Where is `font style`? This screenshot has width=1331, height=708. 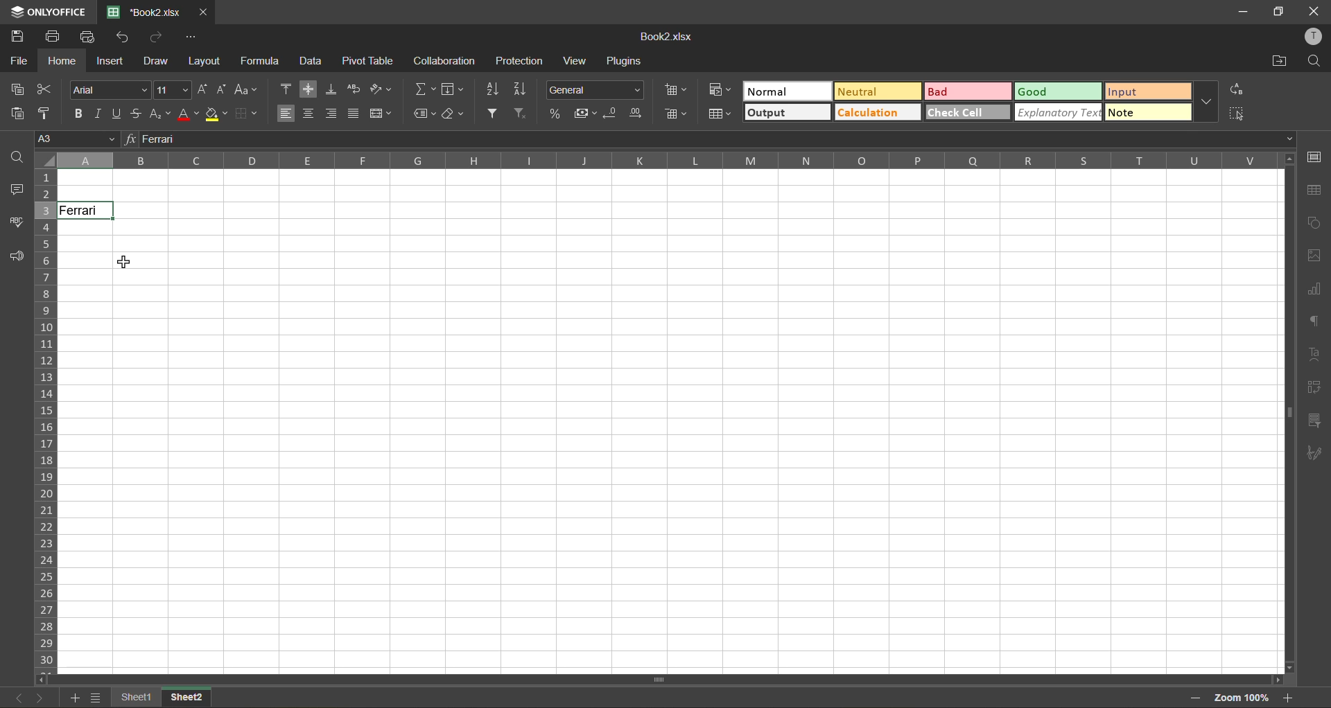 font style is located at coordinates (107, 89).